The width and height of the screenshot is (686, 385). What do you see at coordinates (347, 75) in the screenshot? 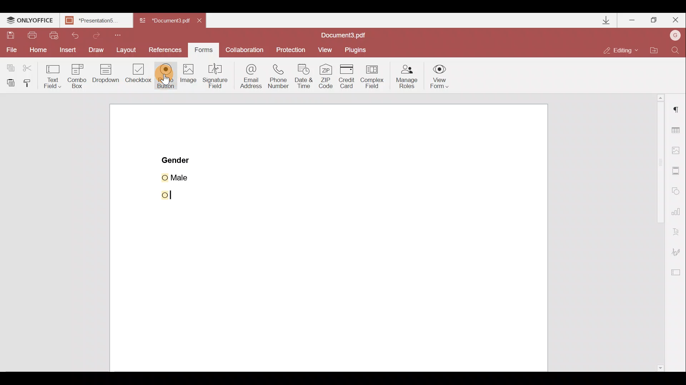
I see `Credit card` at bounding box center [347, 75].